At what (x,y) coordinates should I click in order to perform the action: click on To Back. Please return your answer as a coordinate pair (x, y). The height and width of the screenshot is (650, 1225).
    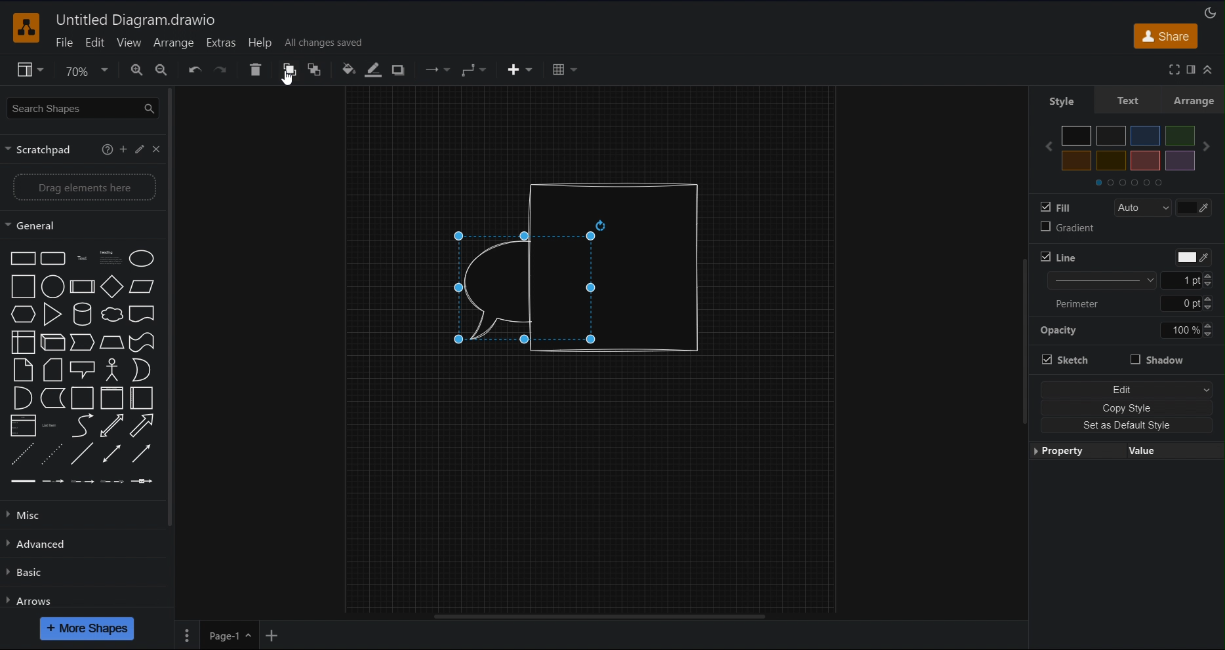
    Looking at the image, I should click on (317, 69).